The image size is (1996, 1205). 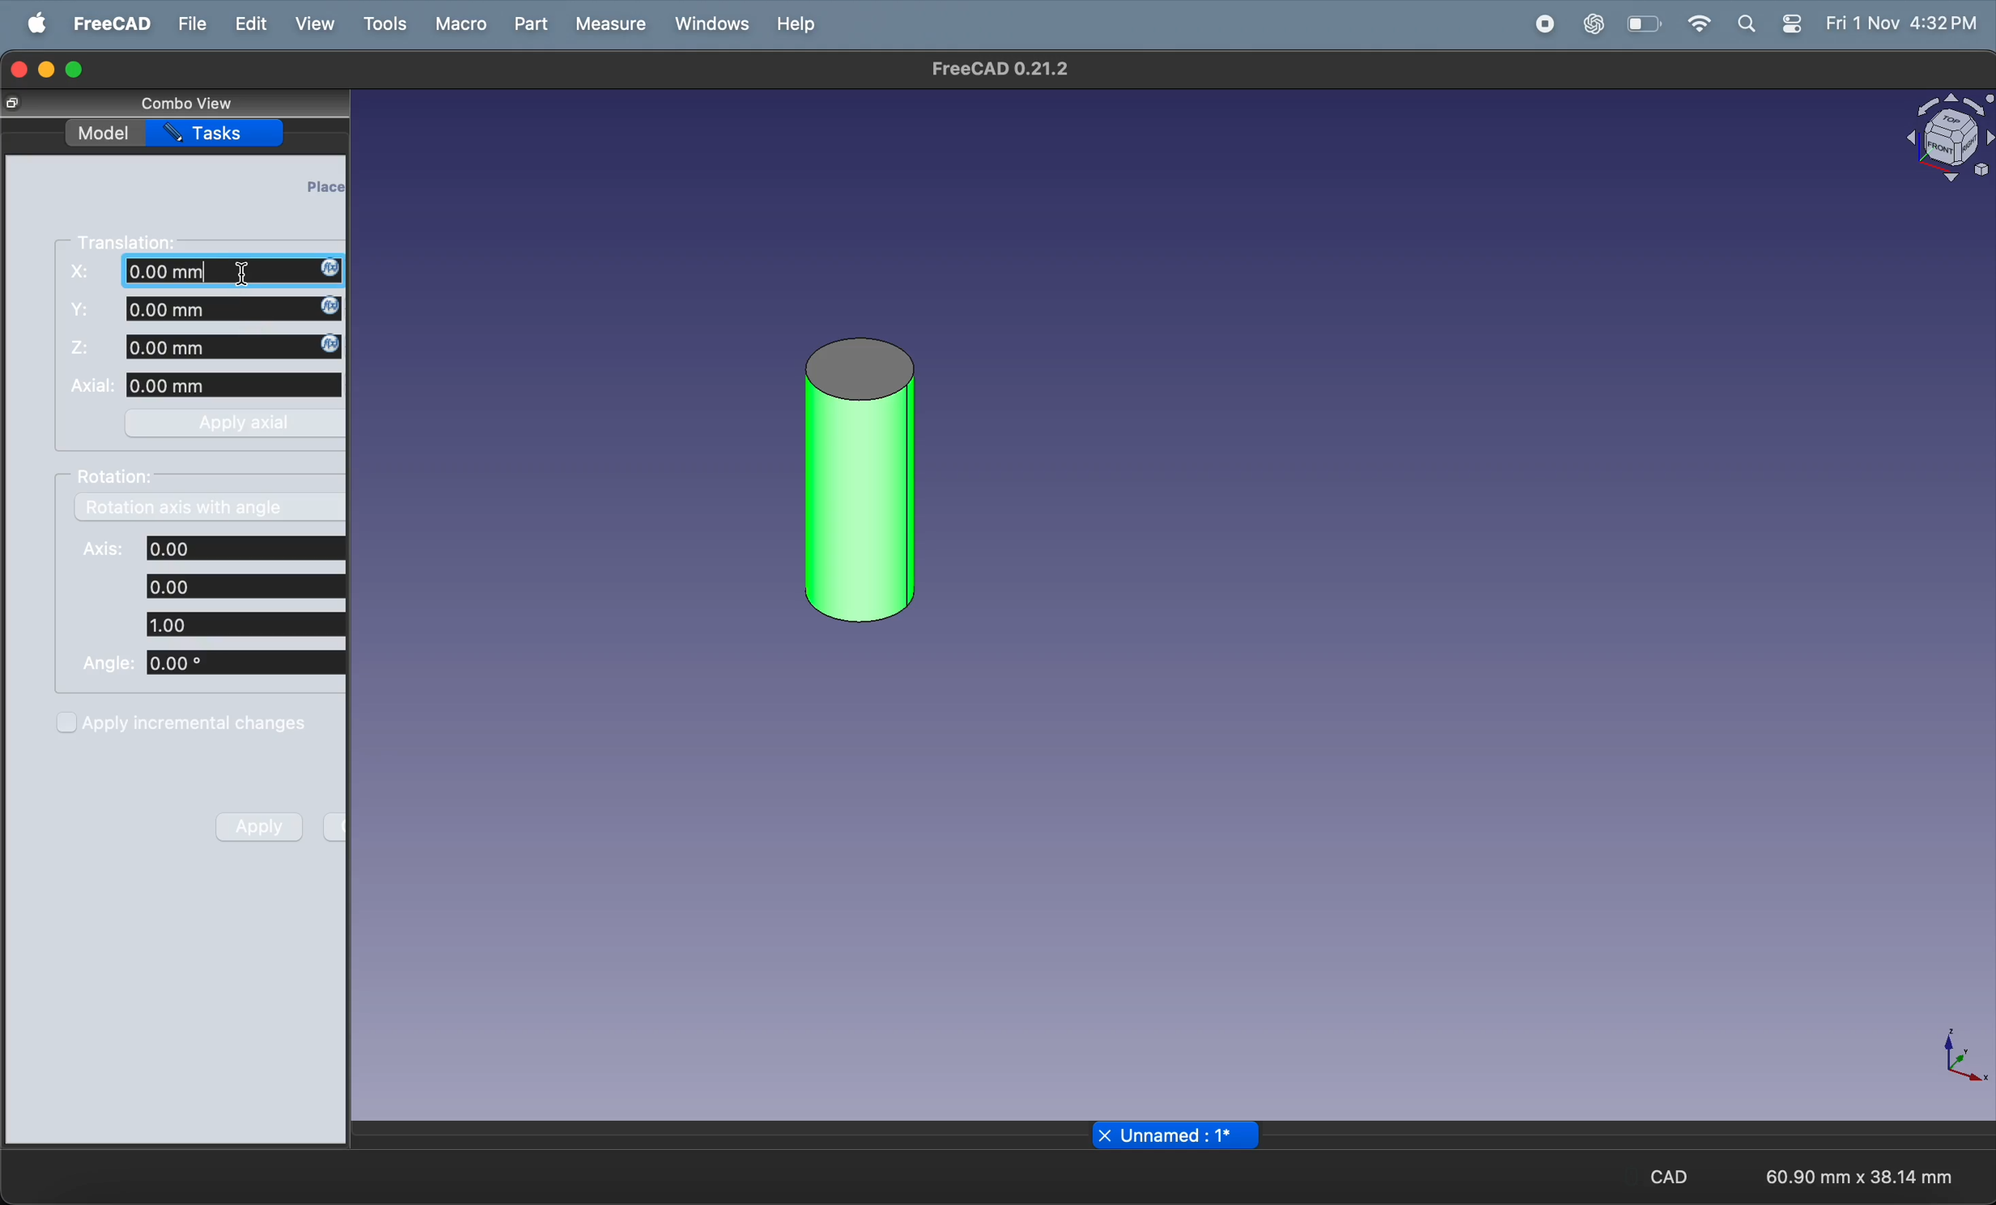 I want to click on file, so click(x=188, y=24).